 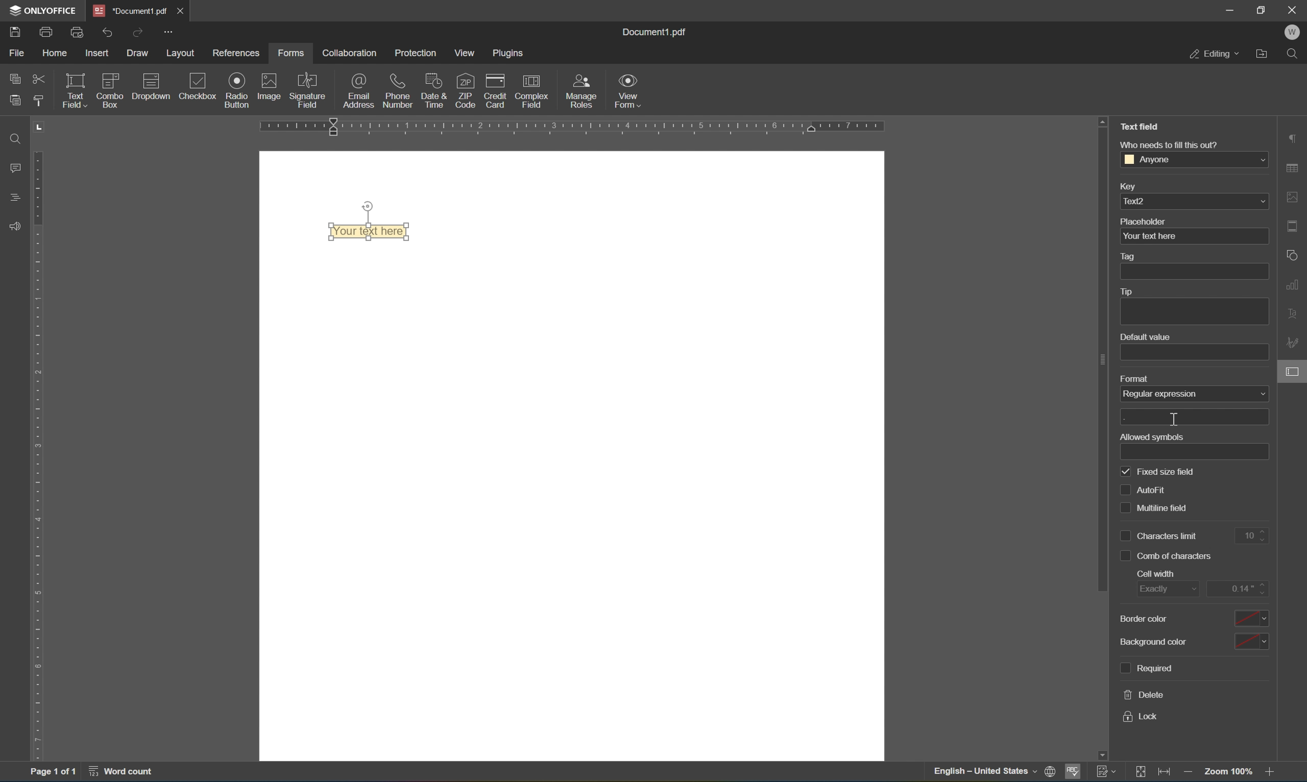 I want to click on document1, so click(x=128, y=8).